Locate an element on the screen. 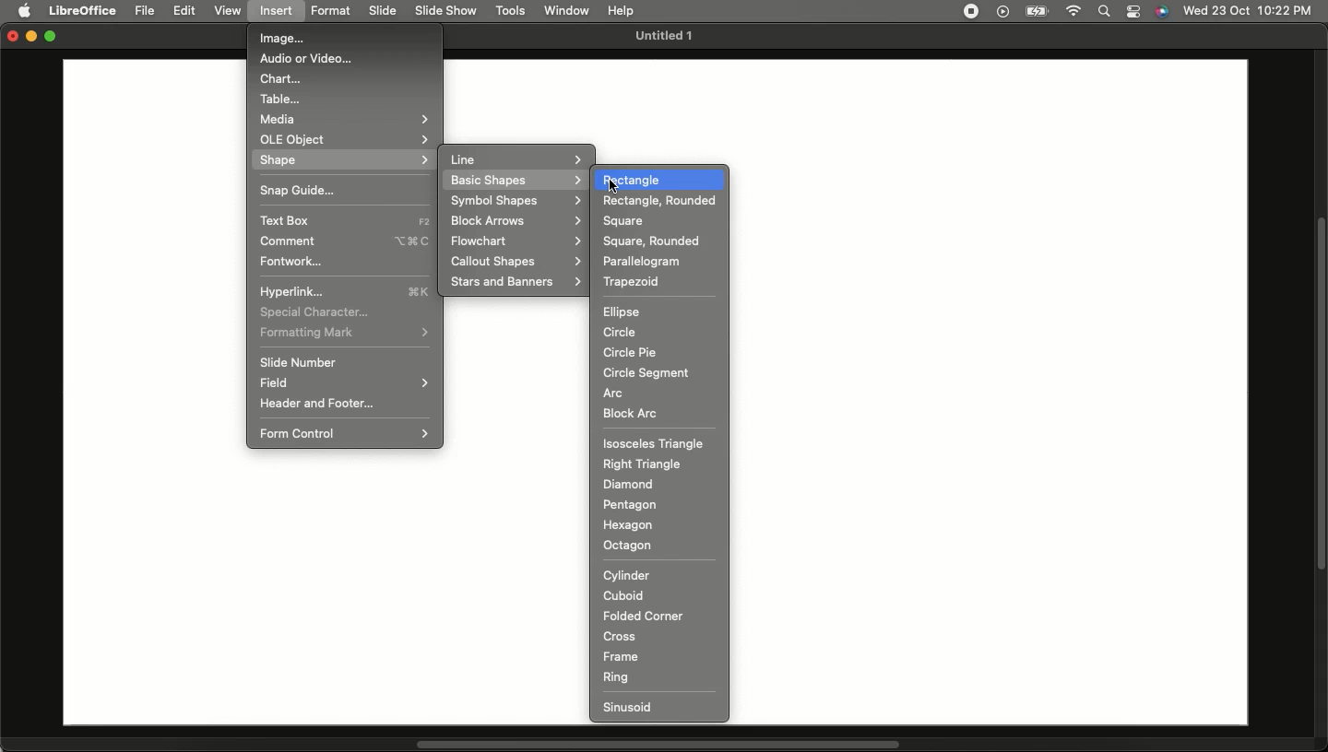 The image size is (1328, 752). Arc is located at coordinates (613, 393).